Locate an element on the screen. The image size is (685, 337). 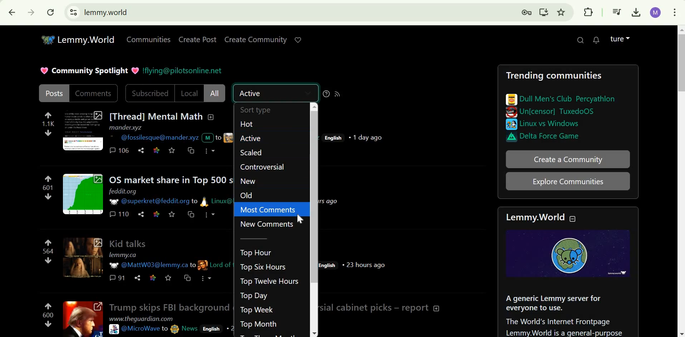
Comments is located at coordinates (93, 92).